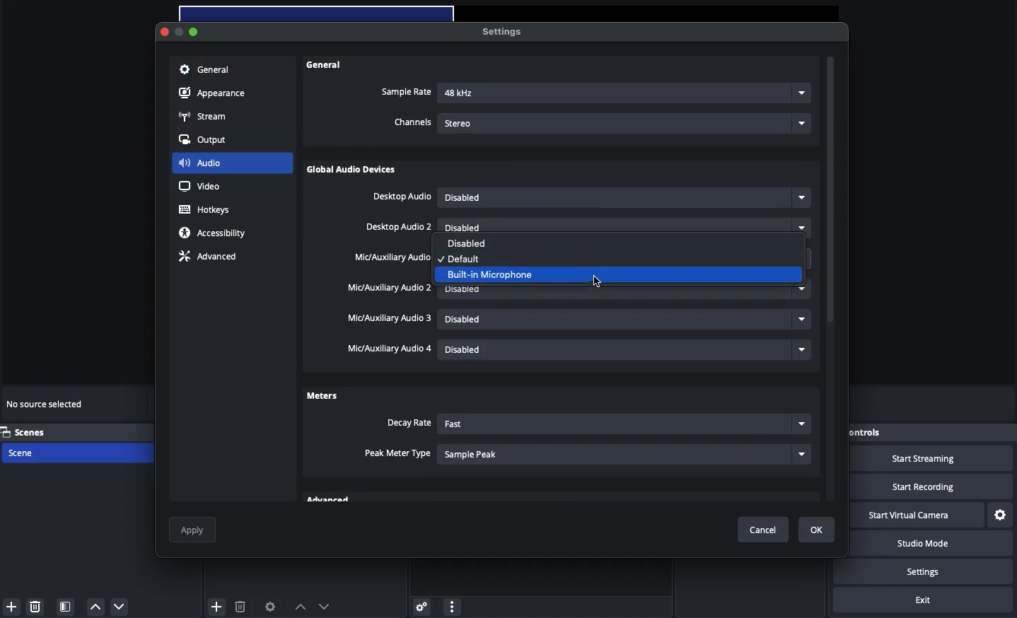  Describe the element at coordinates (398, 454) in the screenshot. I see `Snap sensitivity` at that location.